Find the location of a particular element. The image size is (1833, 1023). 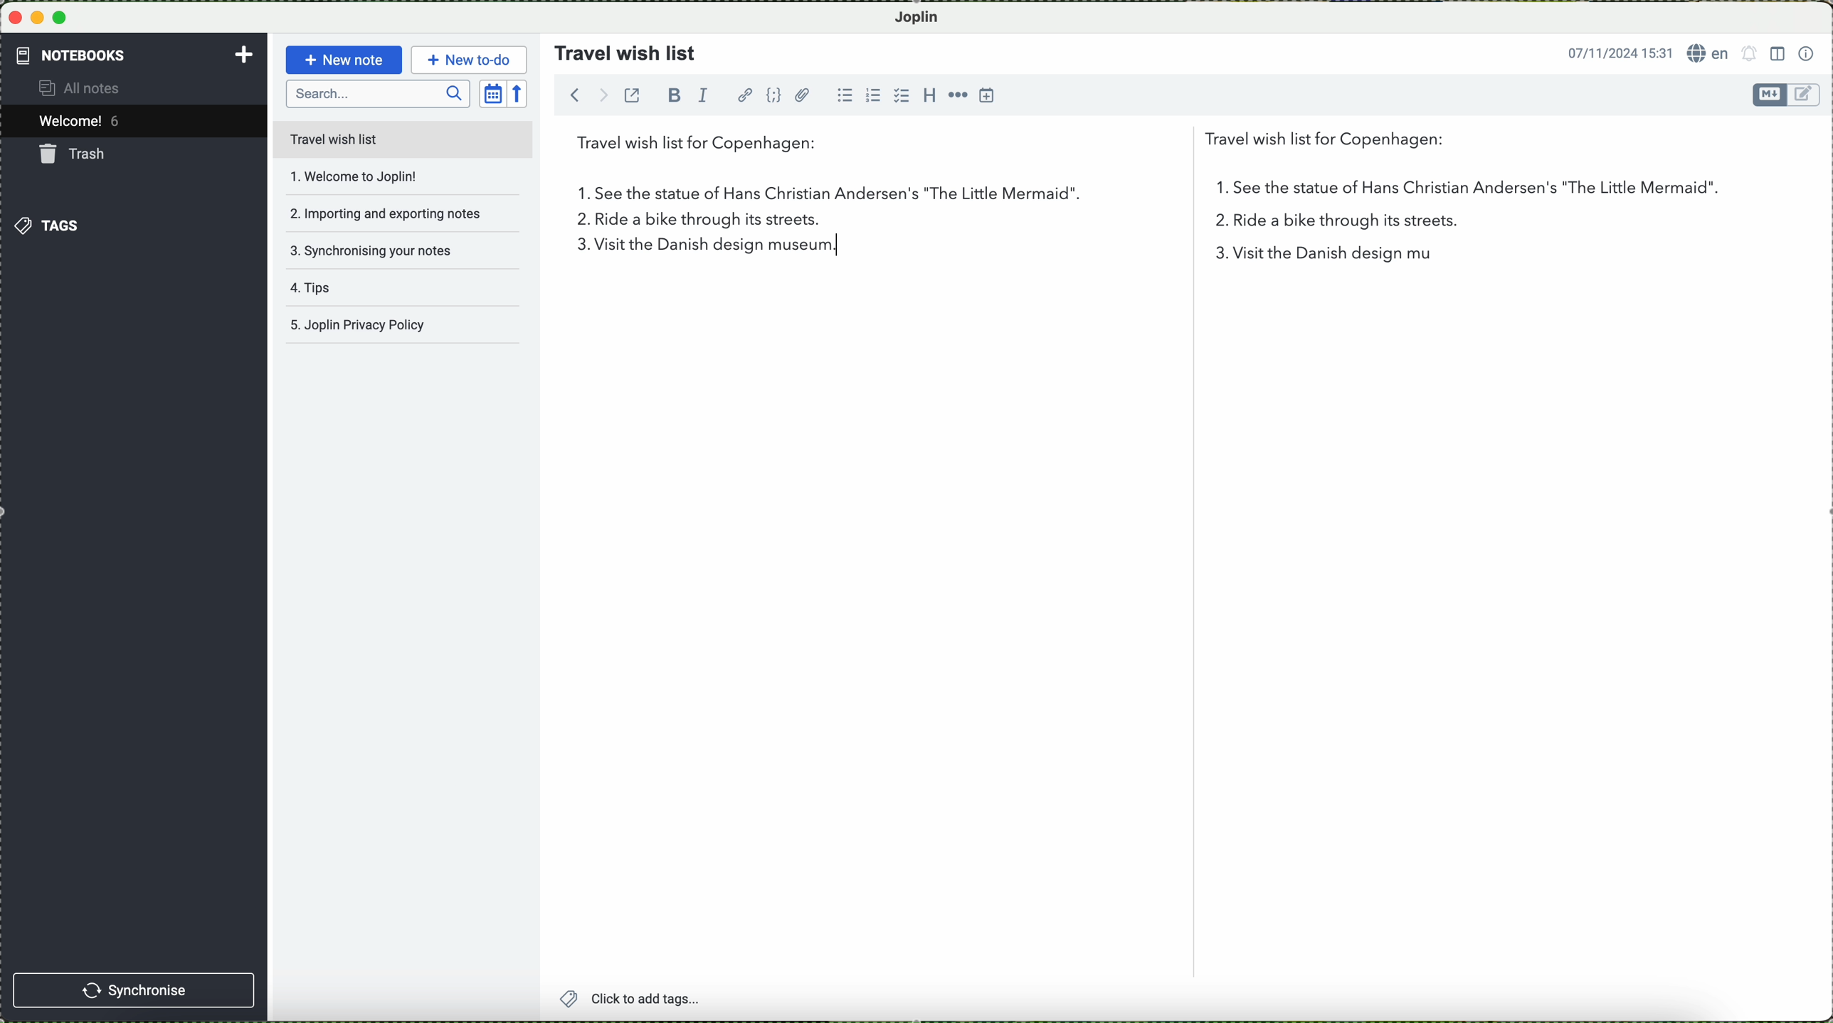

first point is located at coordinates (1132, 193).